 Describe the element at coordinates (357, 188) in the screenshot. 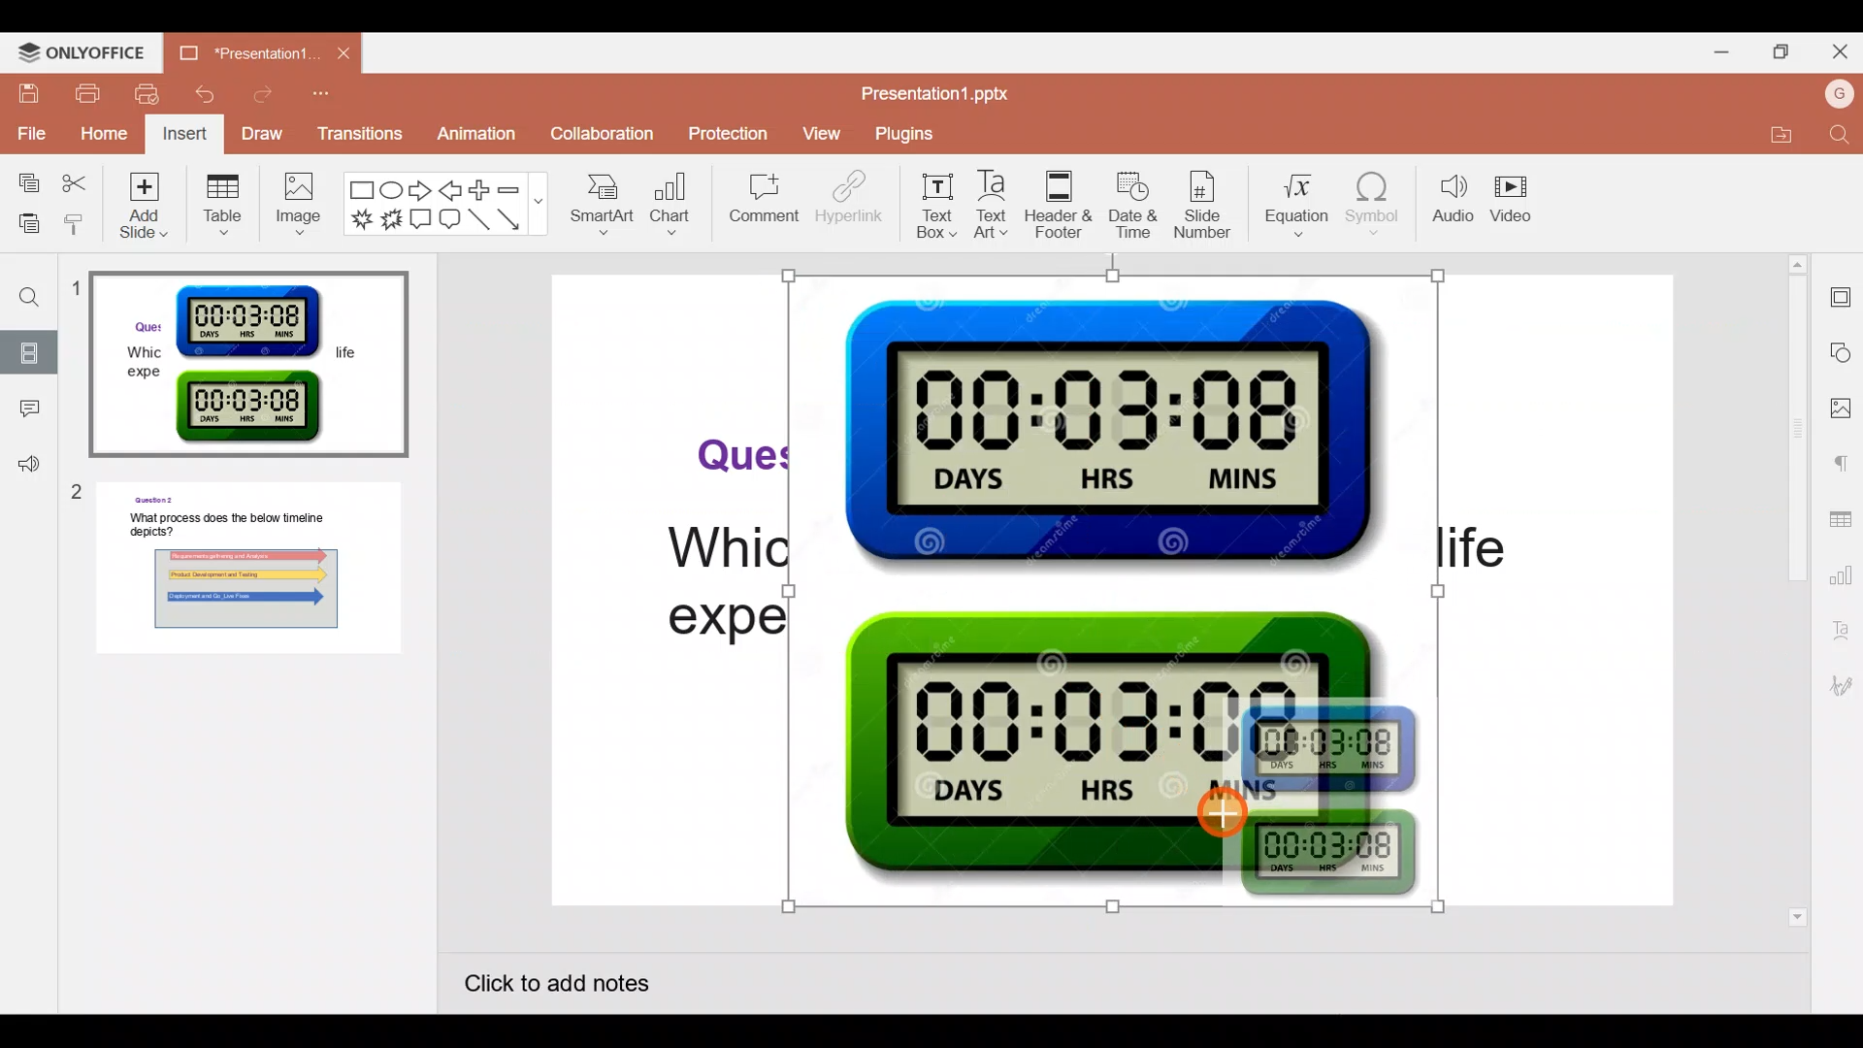

I see `Rectangle` at that location.